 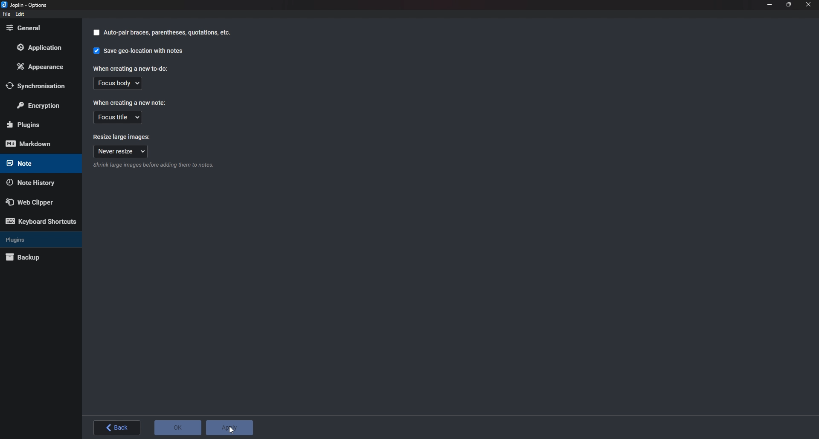 What do you see at coordinates (38, 67) in the screenshot?
I see `Appearance` at bounding box center [38, 67].